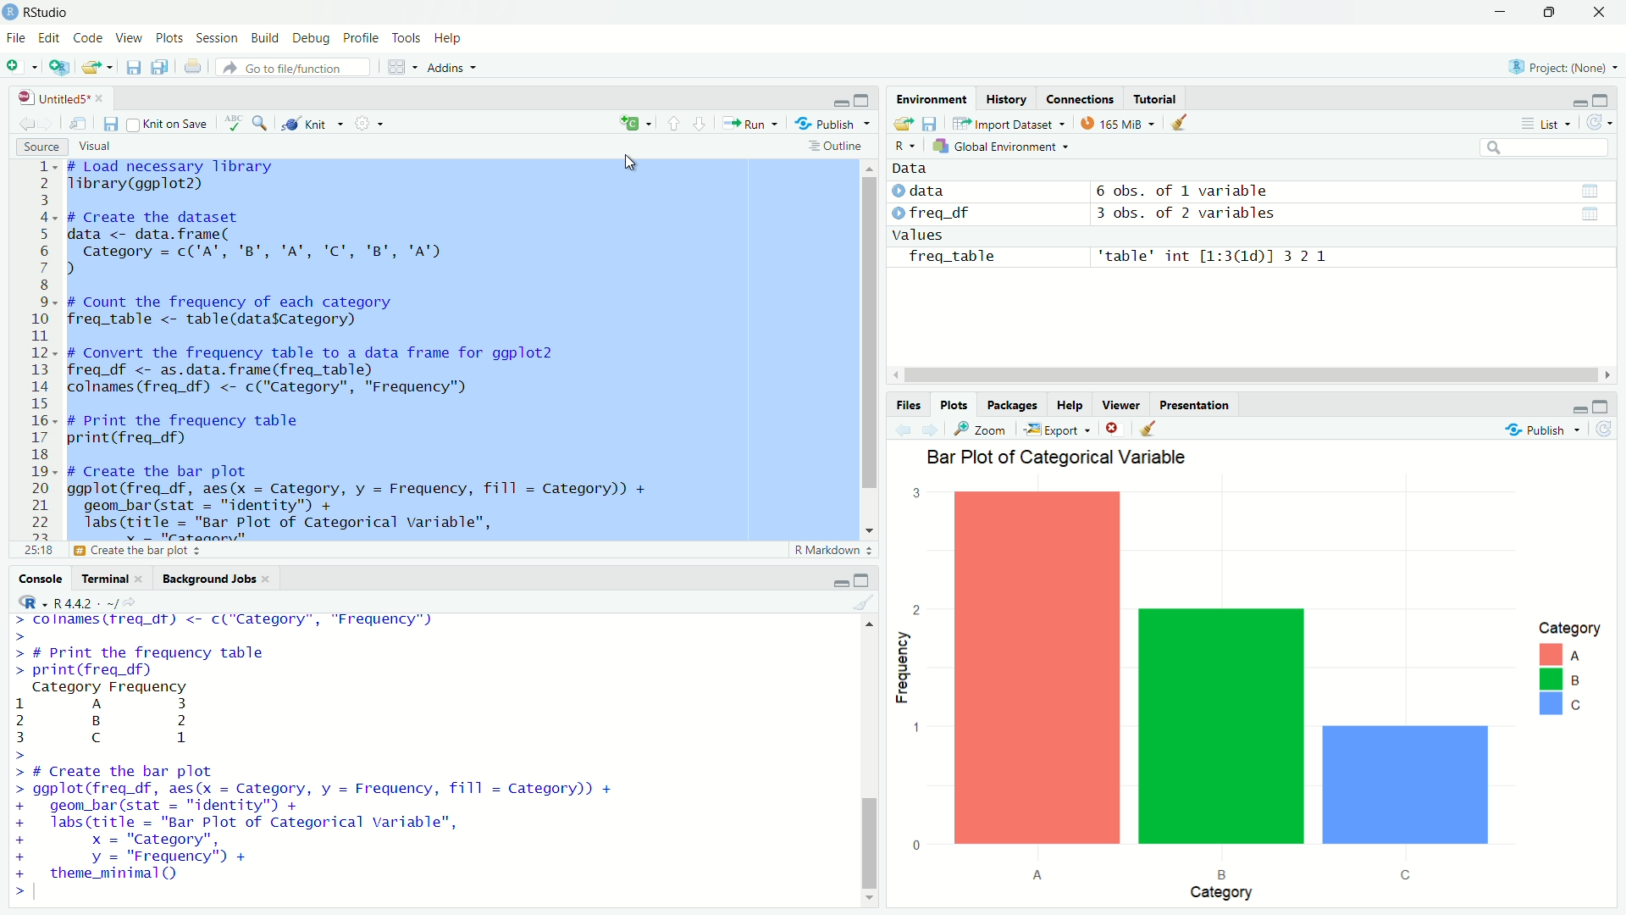 The width and height of the screenshot is (1626, 915). What do you see at coordinates (840, 584) in the screenshot?
I see `minimize` at bounding box center [840, 584].